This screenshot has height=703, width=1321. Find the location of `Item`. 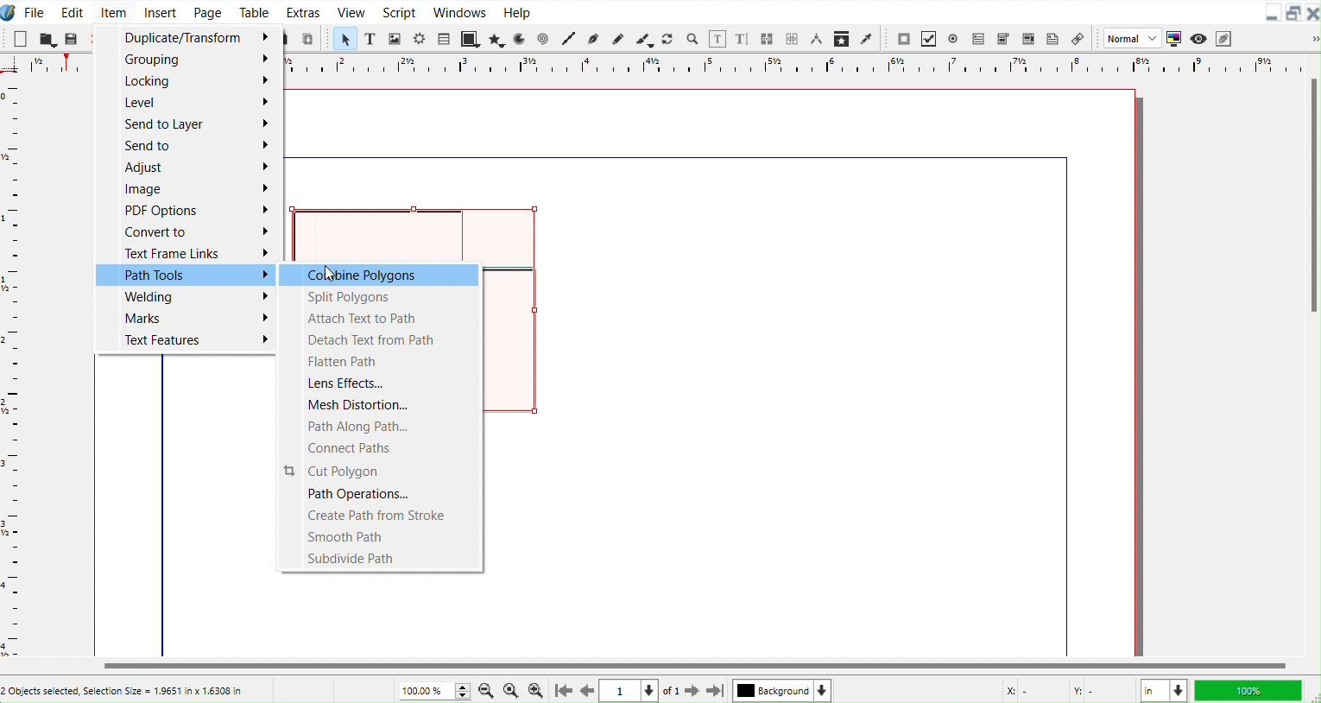

Item is located at coordinates (113, 10).